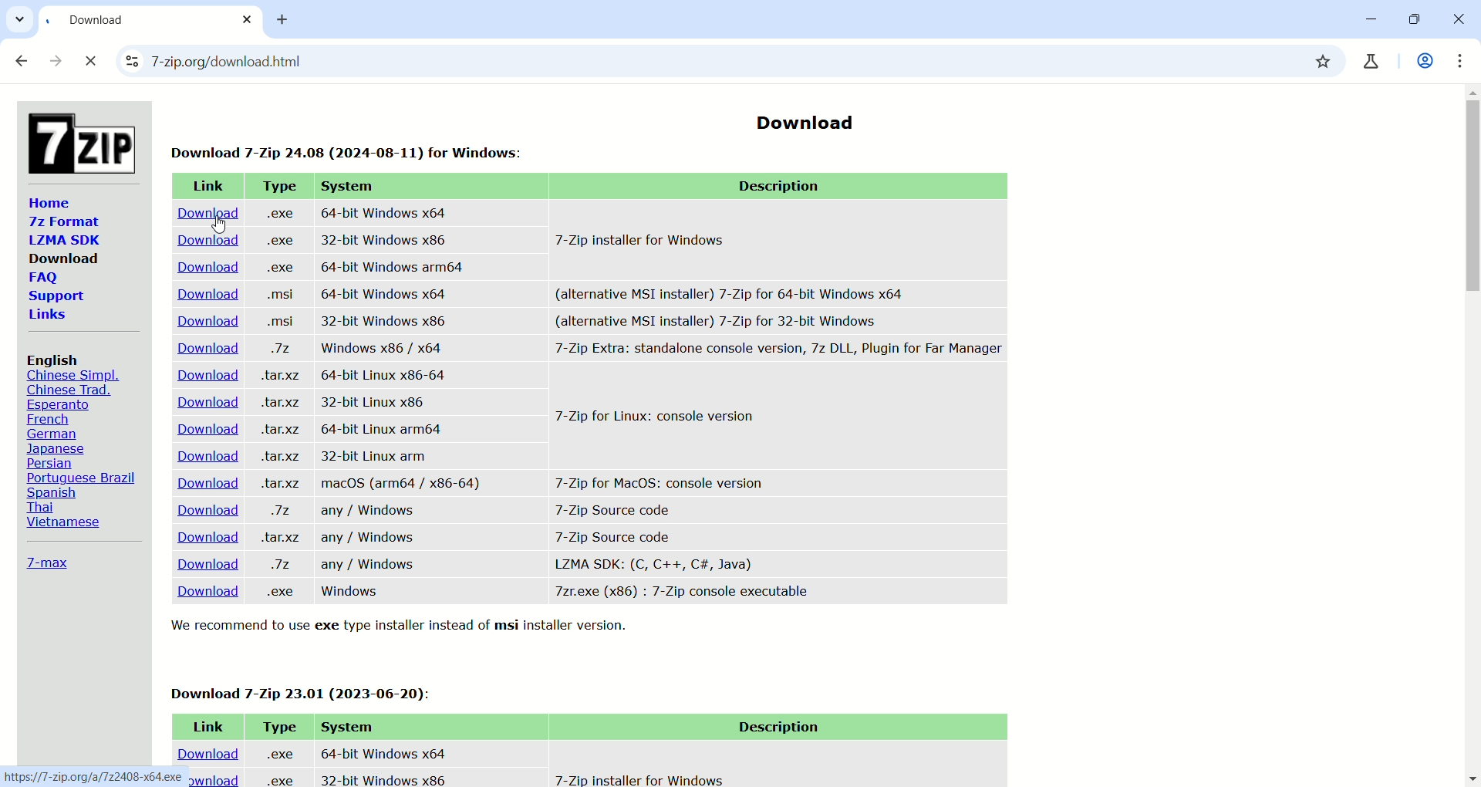  What do you see at coordinates (207, 187) in the screenshot?
I see `Link` at bounding box center [207, 187].